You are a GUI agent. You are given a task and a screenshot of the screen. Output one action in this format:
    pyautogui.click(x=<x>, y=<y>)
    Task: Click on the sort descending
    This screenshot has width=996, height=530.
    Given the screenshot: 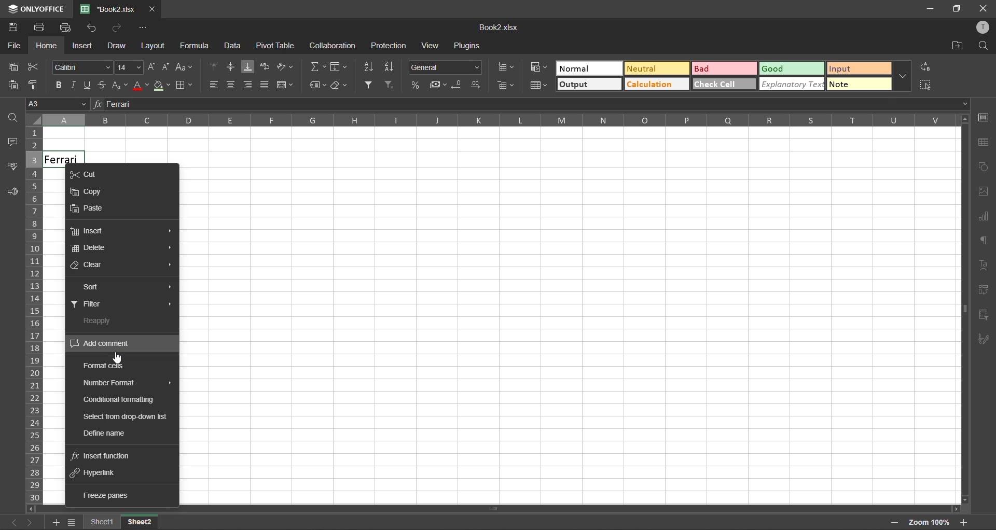 What is the action you would take?
    pyautogui.click(x=392, y=66)
    